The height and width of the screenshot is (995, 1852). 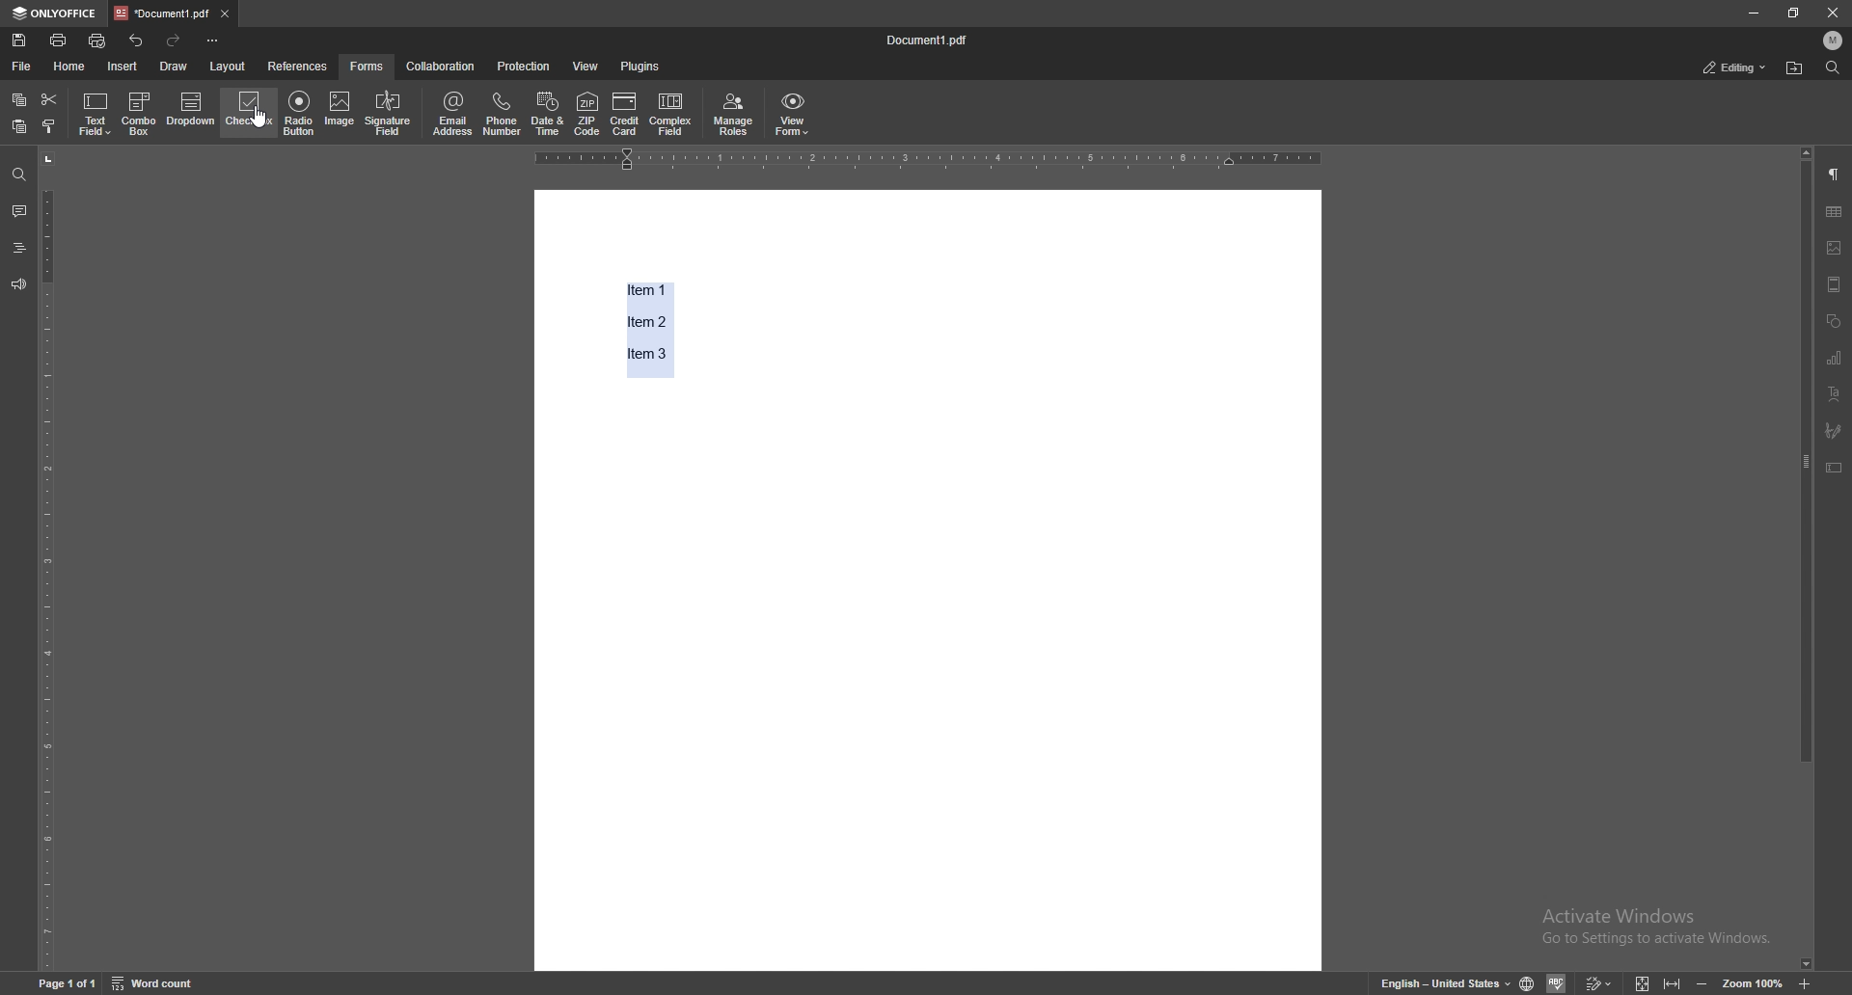 I want to click on collaboration, so click(x=439, y=66).